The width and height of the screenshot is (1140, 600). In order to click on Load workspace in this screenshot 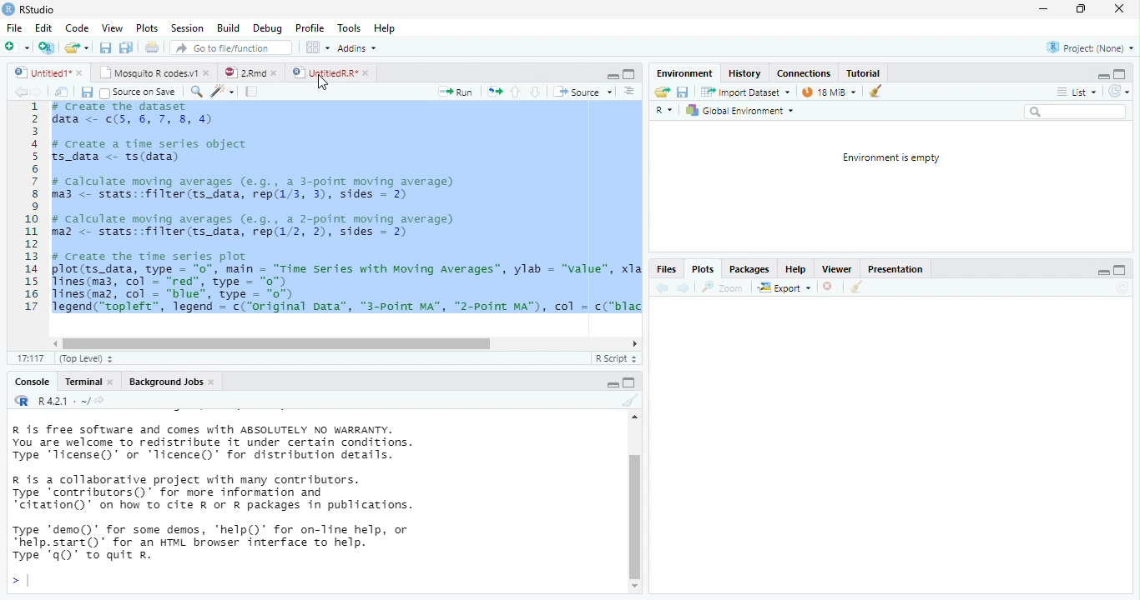, I will do `click(662, 92)`.